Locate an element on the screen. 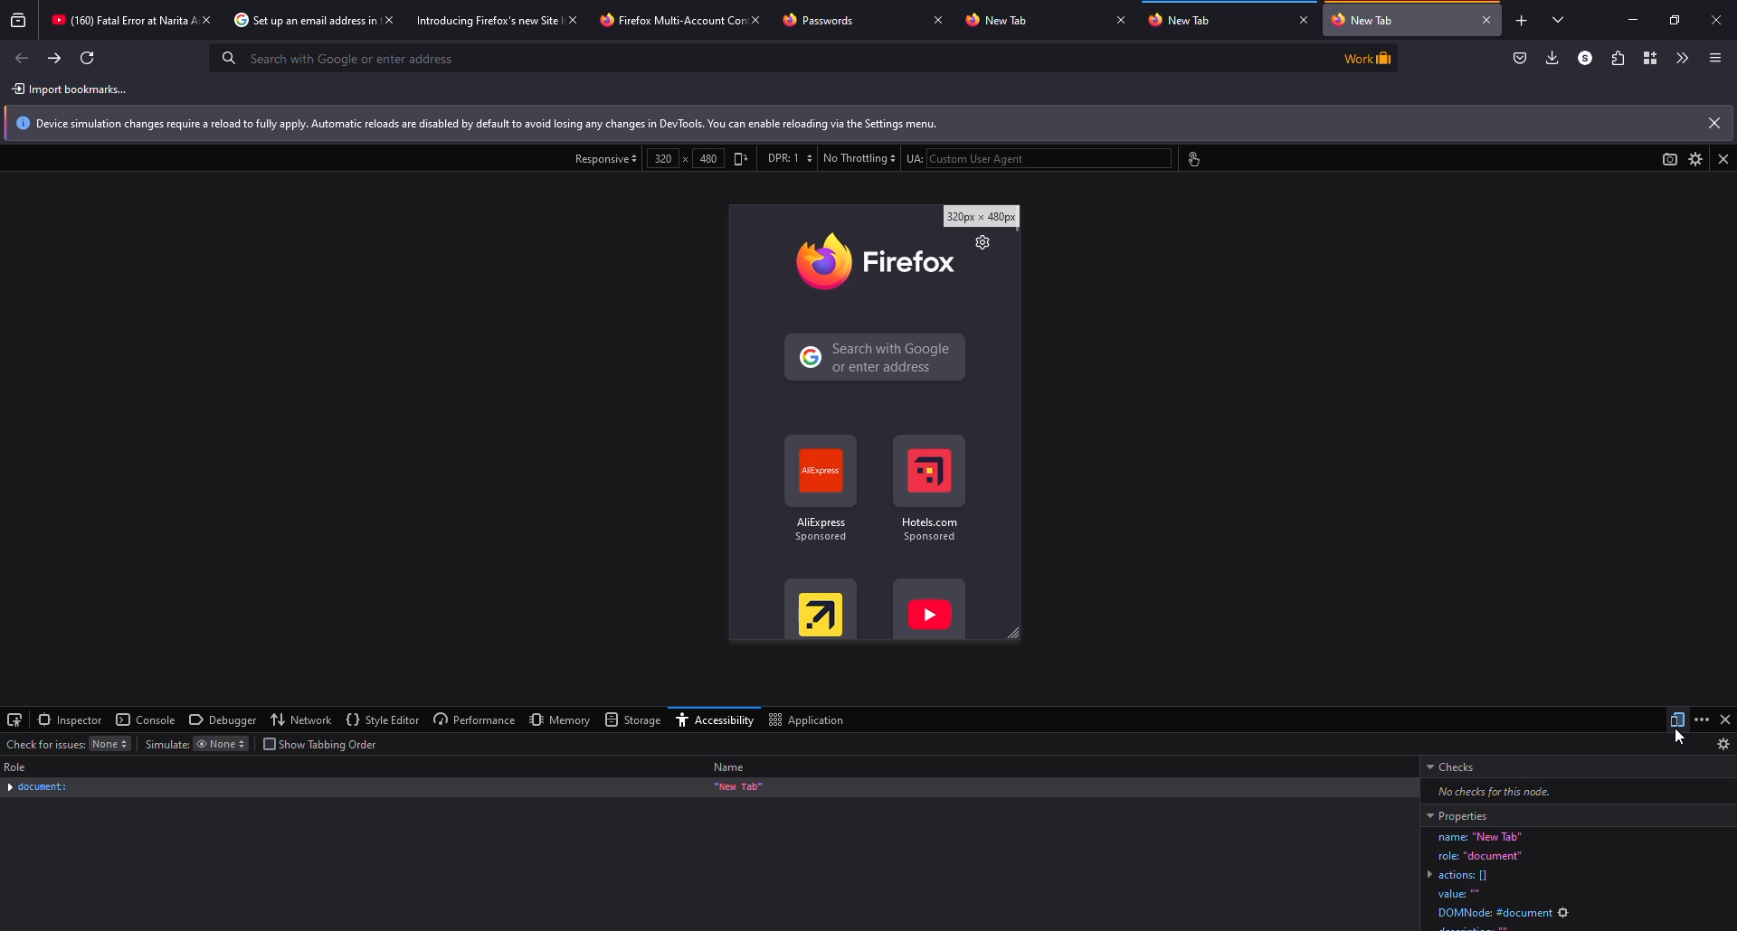  container is located at coordinates (1650, 58).